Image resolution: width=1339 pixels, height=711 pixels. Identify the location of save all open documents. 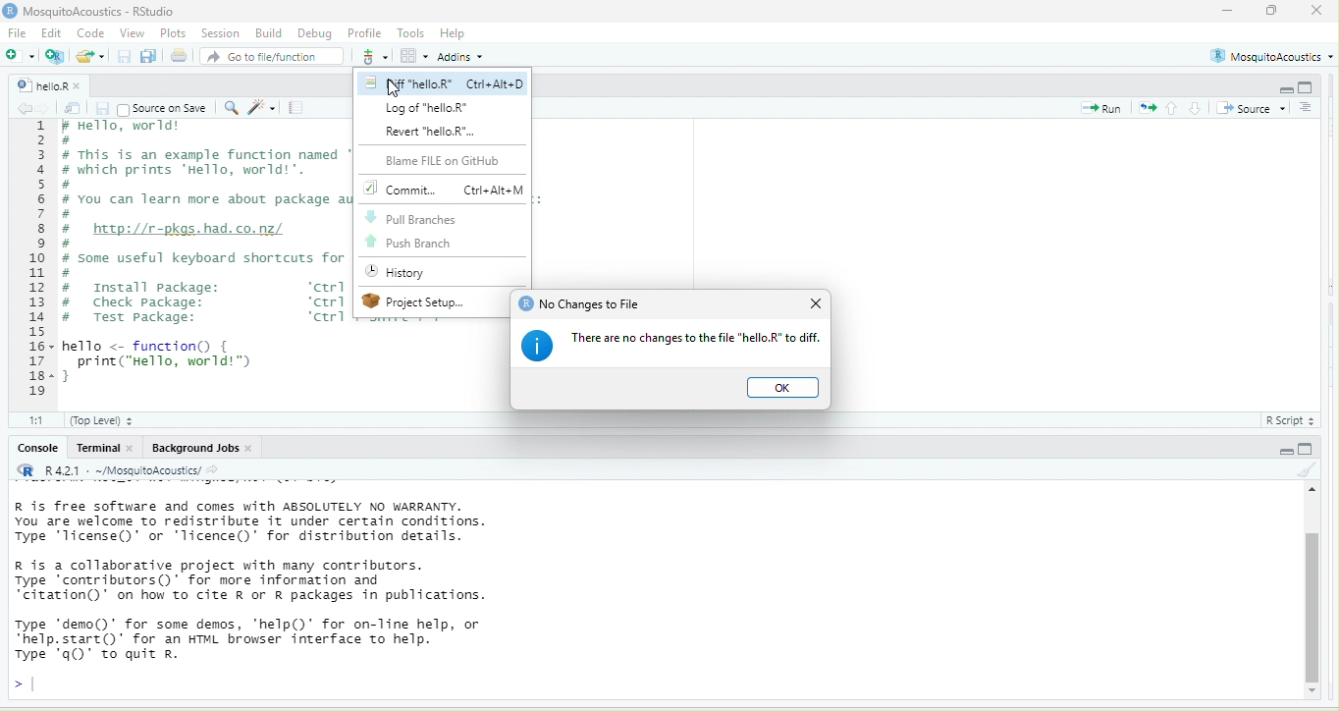
(148, 56).